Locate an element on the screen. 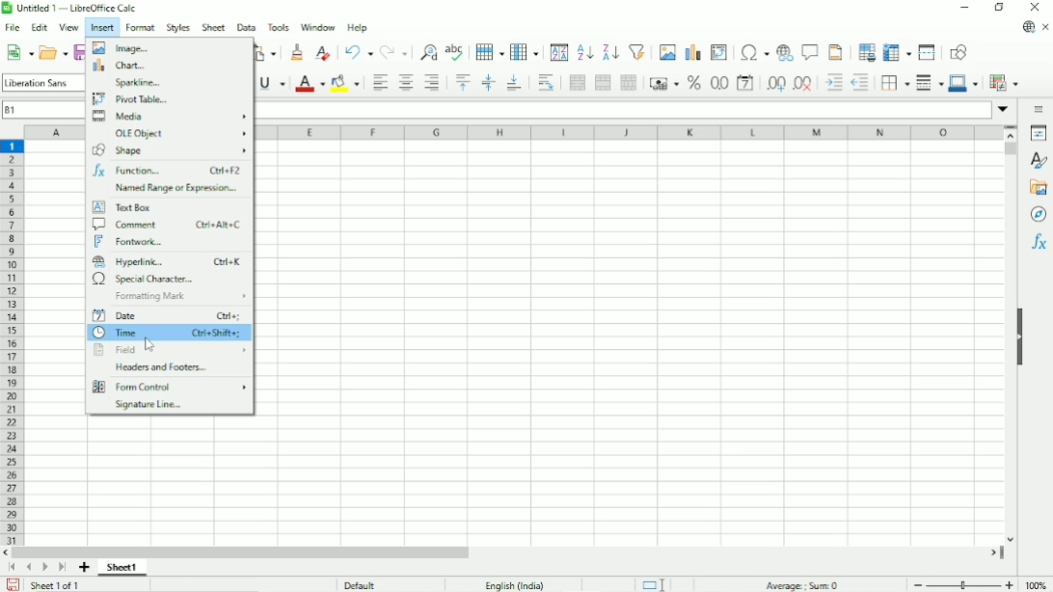 The height and width of the screenshot is (592, 1053). Align bottom is located at coordinates (515, 83).